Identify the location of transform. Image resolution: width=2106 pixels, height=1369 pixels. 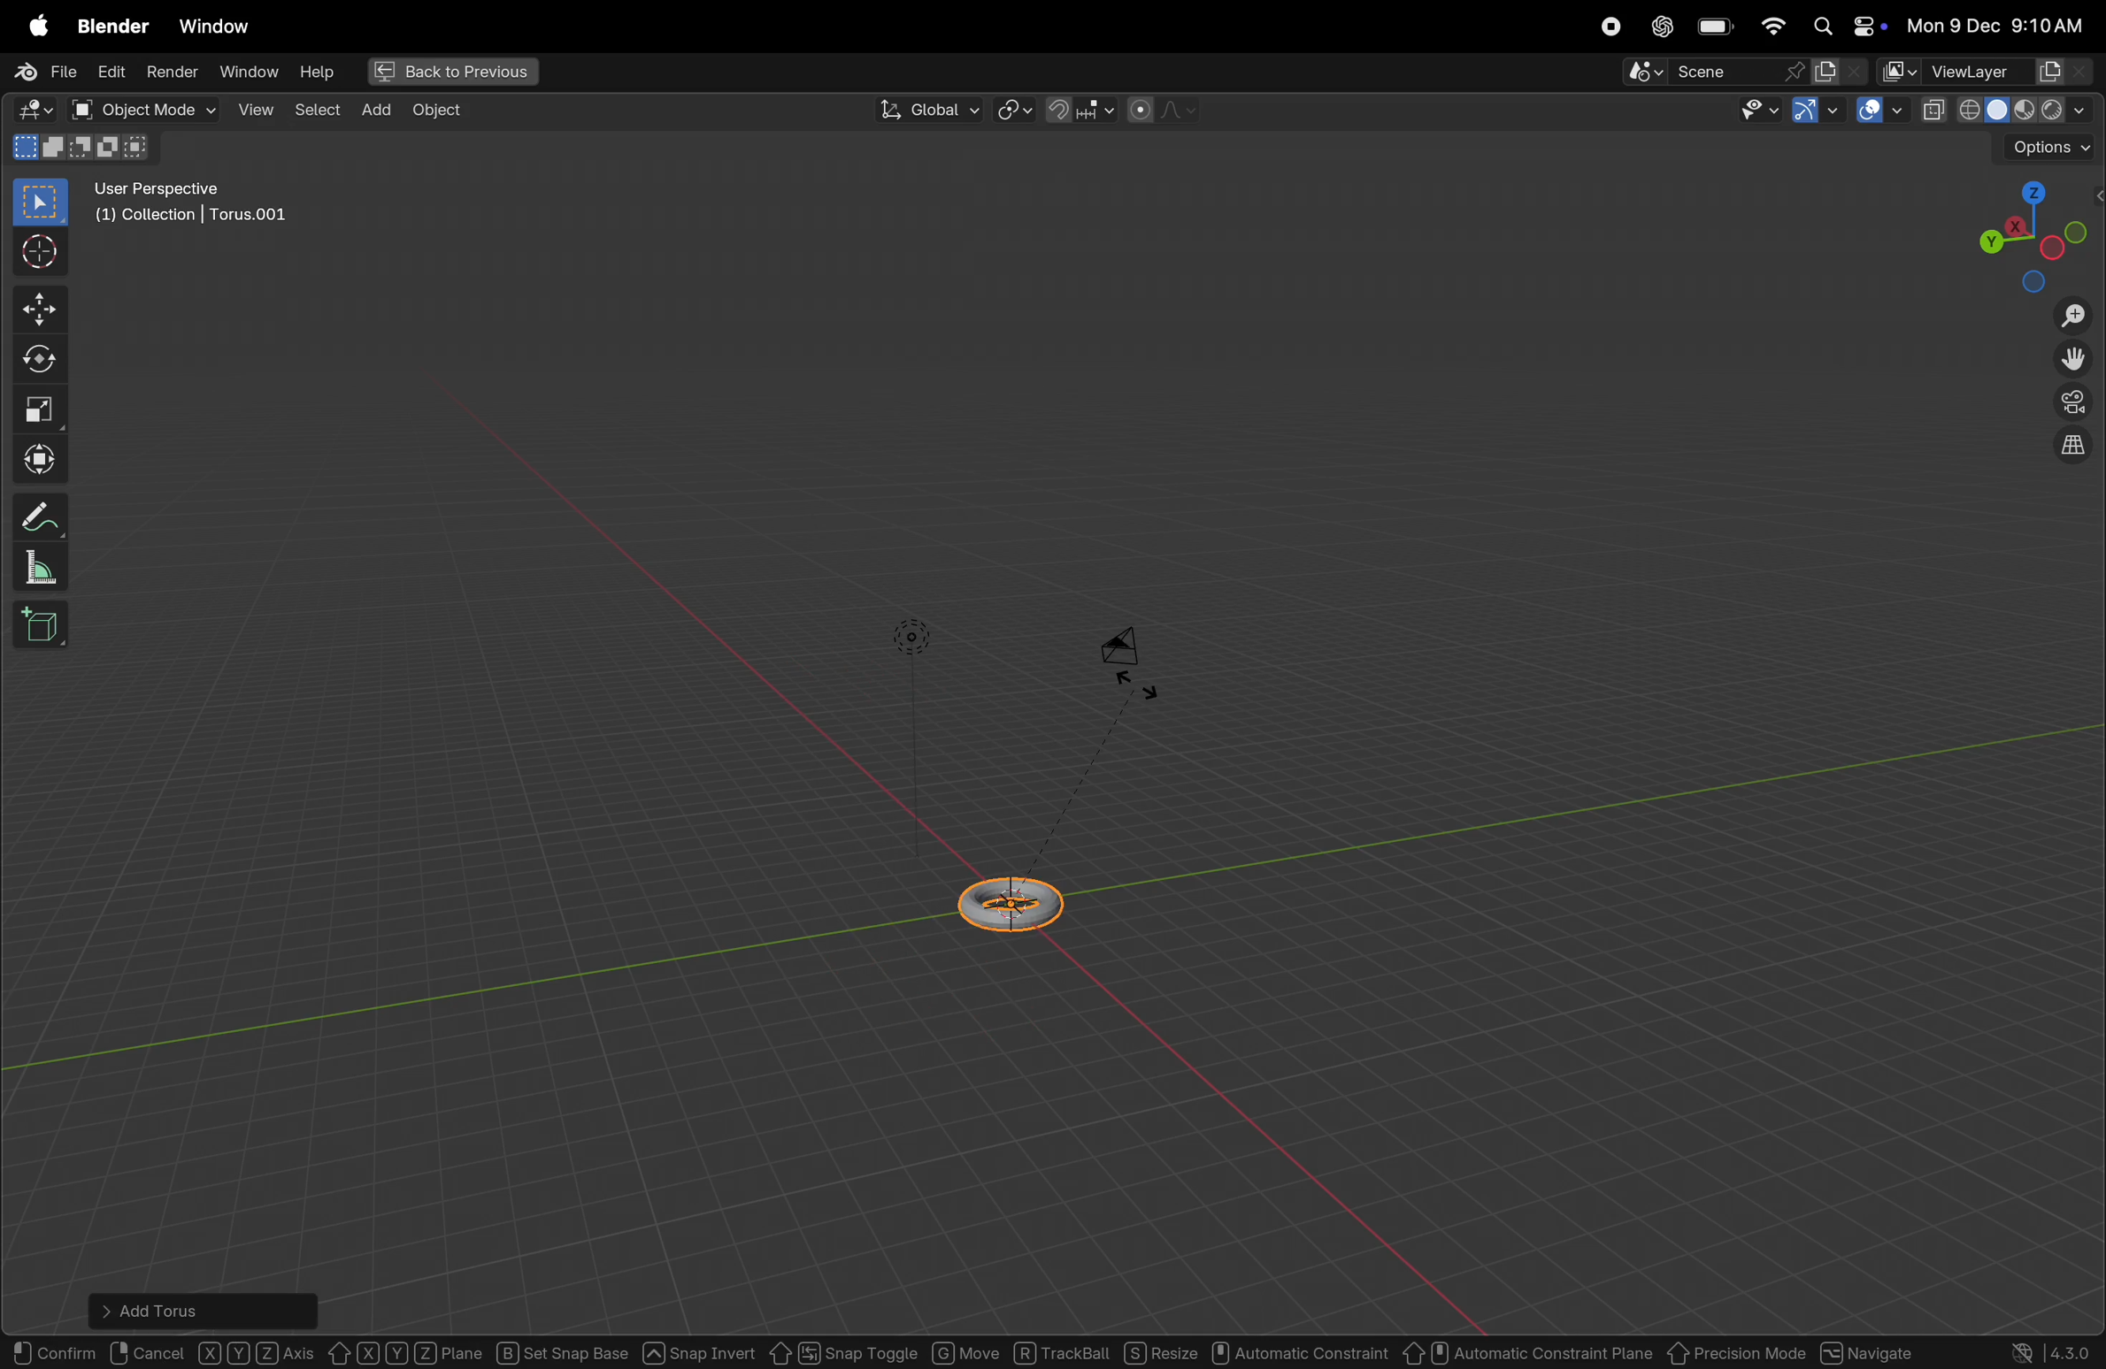
(44, 460).